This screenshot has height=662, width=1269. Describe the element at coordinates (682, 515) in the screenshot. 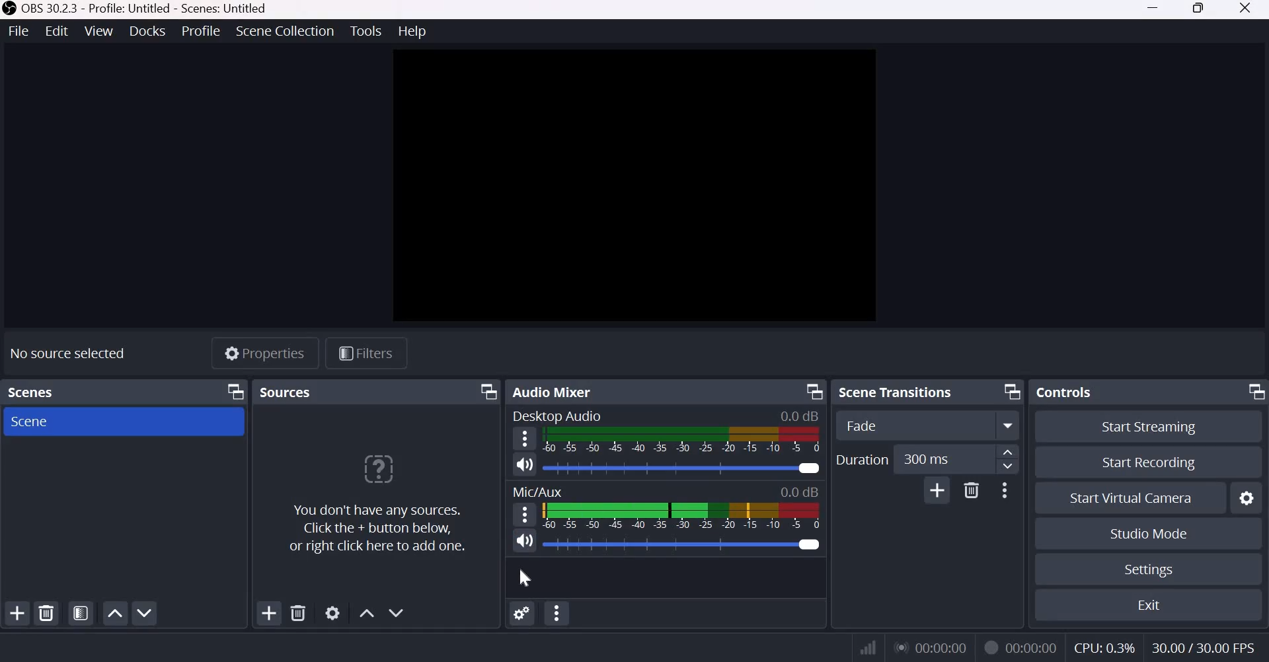

I see `Volume Meter` at that location.